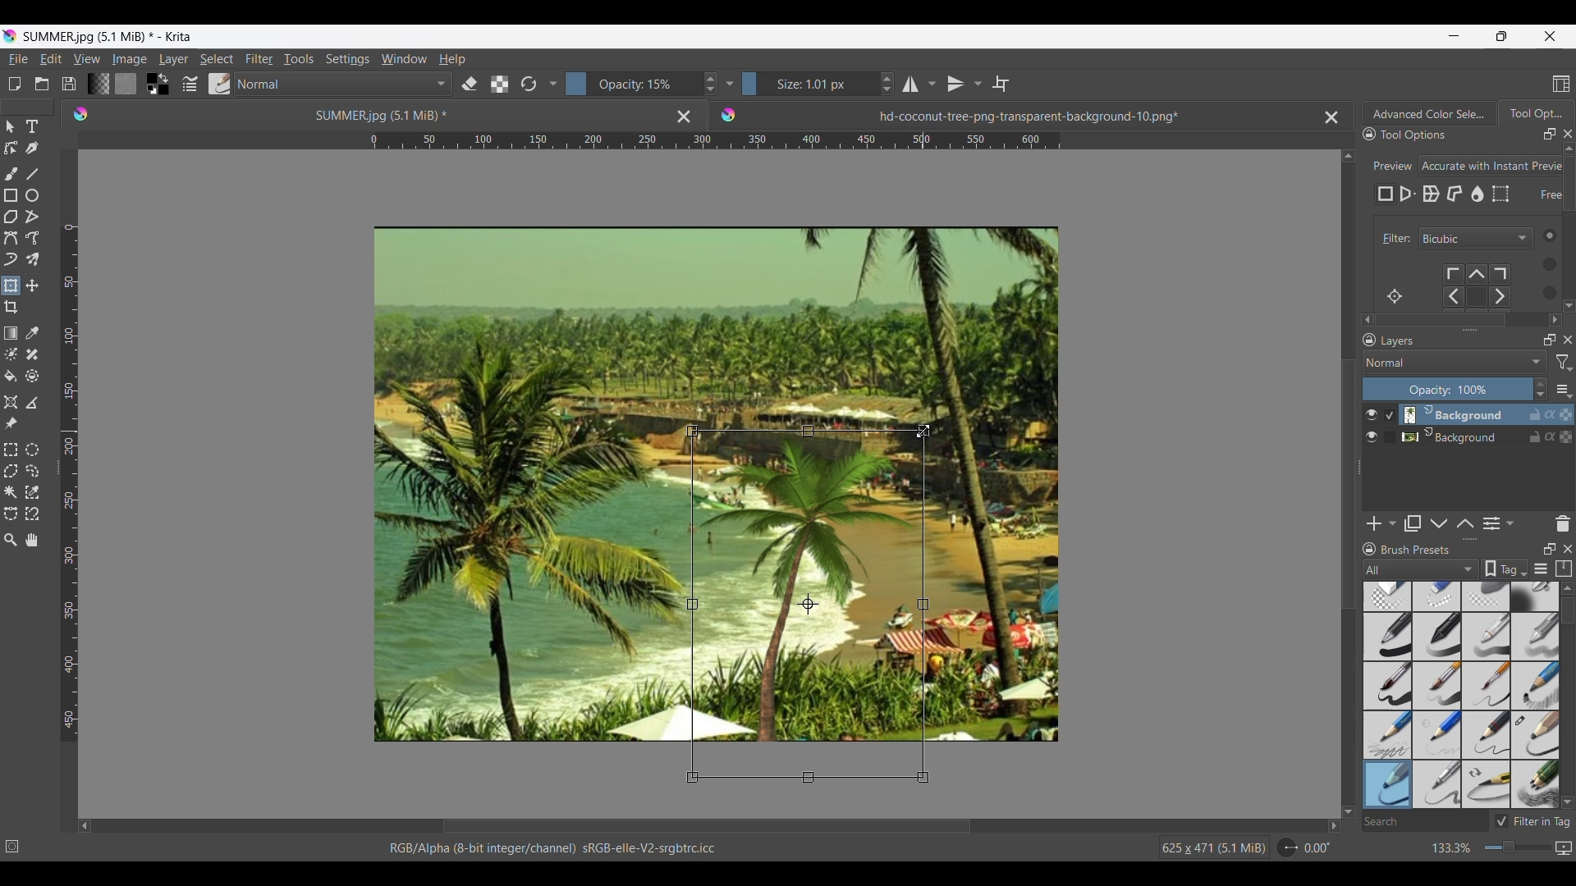  I want to click on Fill patterns, so click(126, 84).